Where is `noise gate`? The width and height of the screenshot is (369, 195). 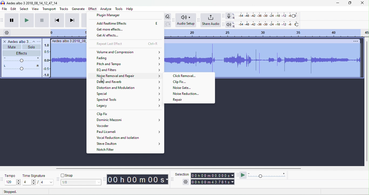
noise gate is located at coordinates (183, 88).